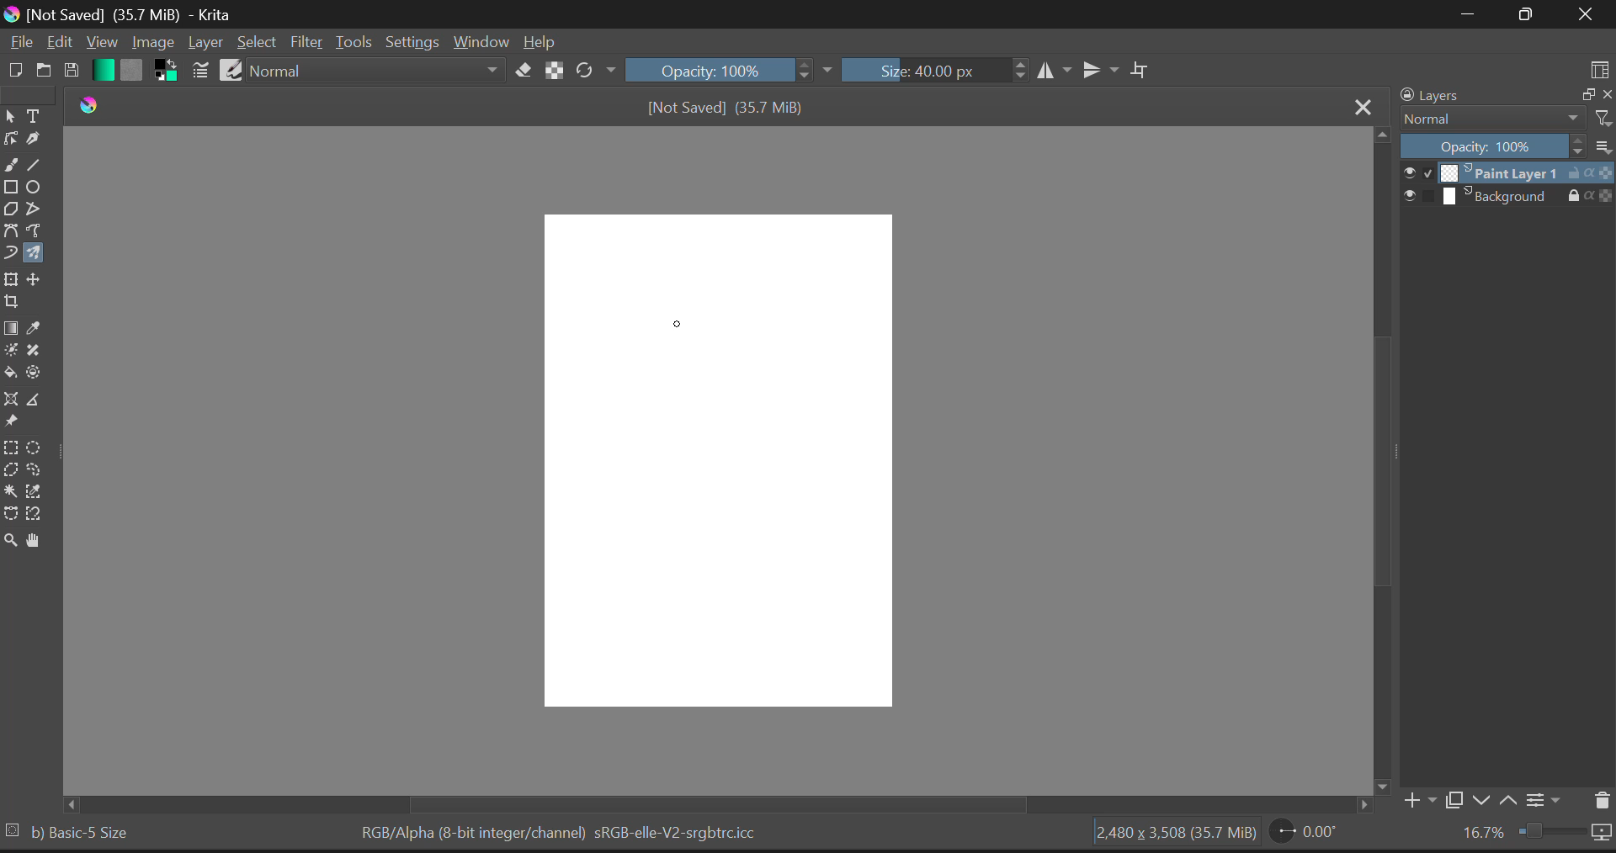 This screenshot has height=853, width=1616. What do you see at coordinates (82, 831) in the screenshot?
I see `Basic-5 Size` at bounding box center [82, 831].